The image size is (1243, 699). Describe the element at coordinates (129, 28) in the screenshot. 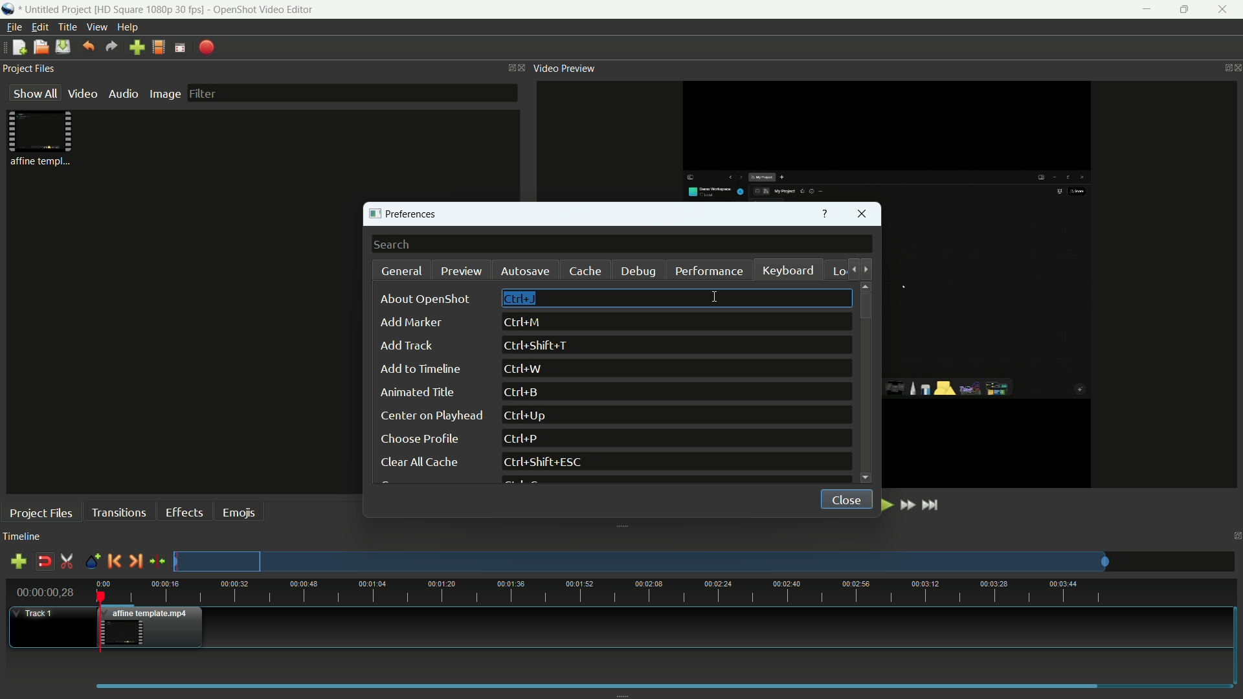

I see `help menu` at that location.